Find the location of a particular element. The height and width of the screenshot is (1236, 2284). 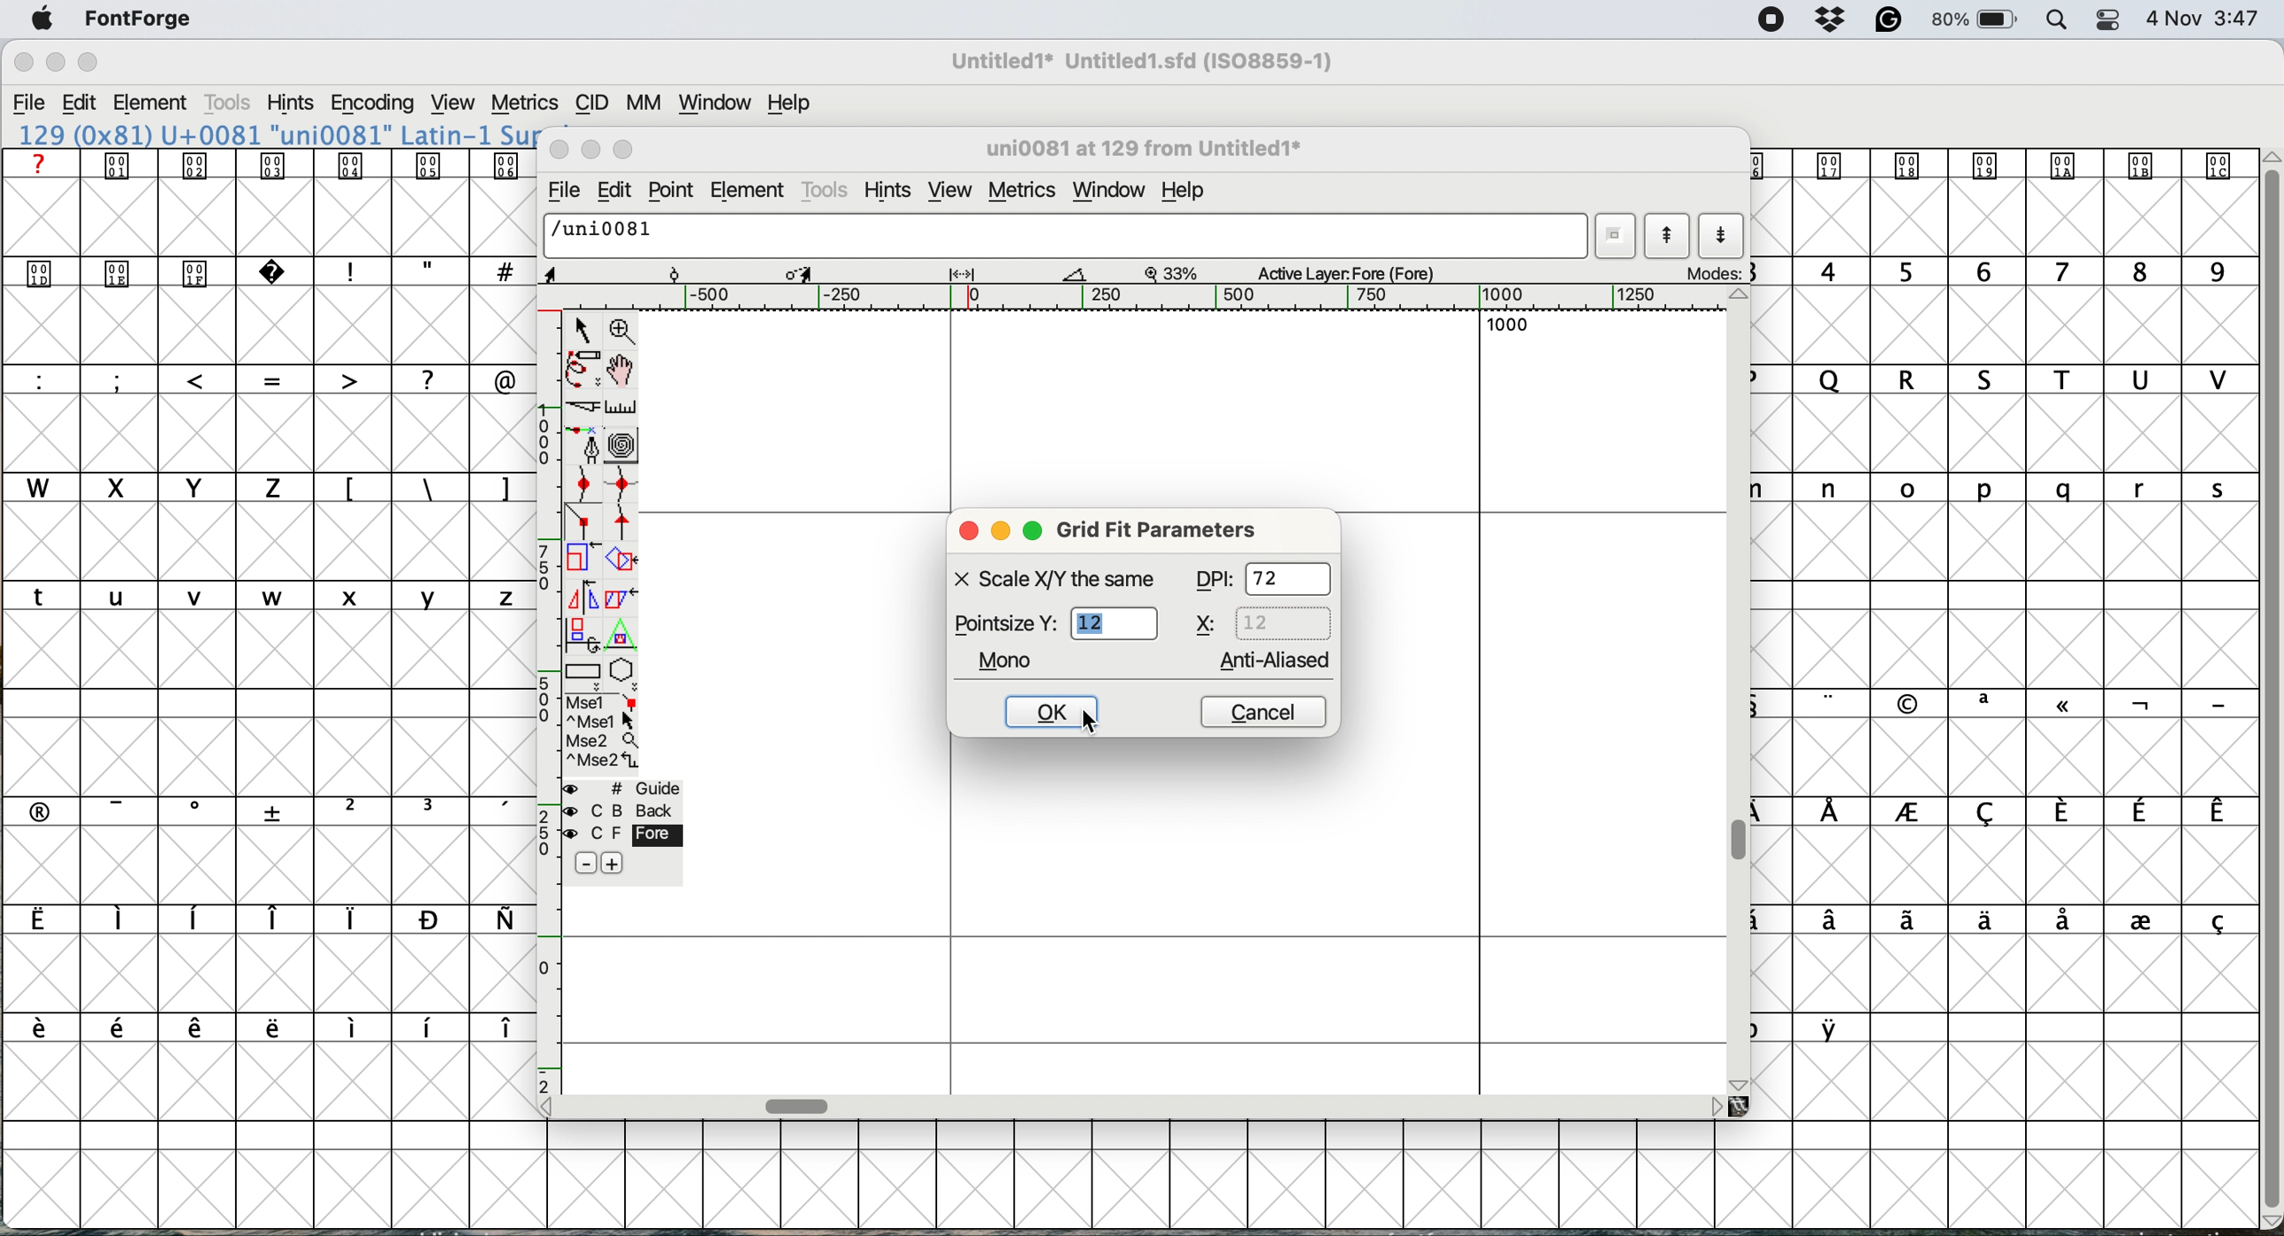

help is located at coordinates (1184, 191).